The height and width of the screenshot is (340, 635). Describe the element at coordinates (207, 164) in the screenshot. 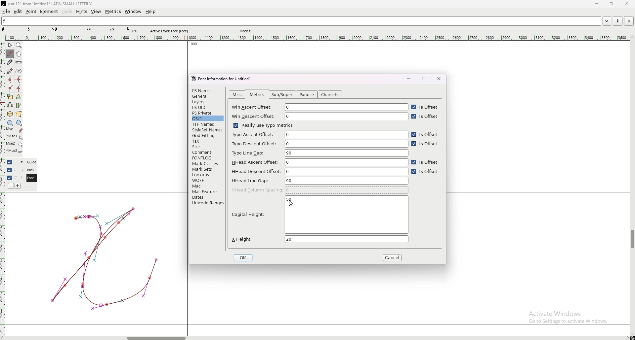

I see `mark classes` at that location.